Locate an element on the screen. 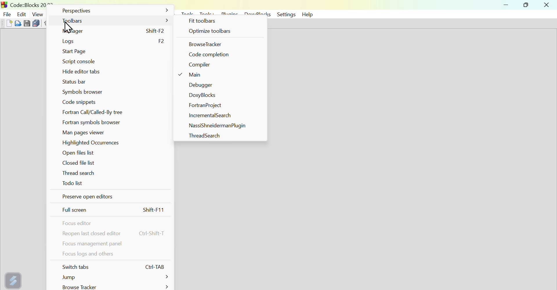 Image resolution: width=557 pixels, height=290 pixels. View is located at coordinates (38, 13).